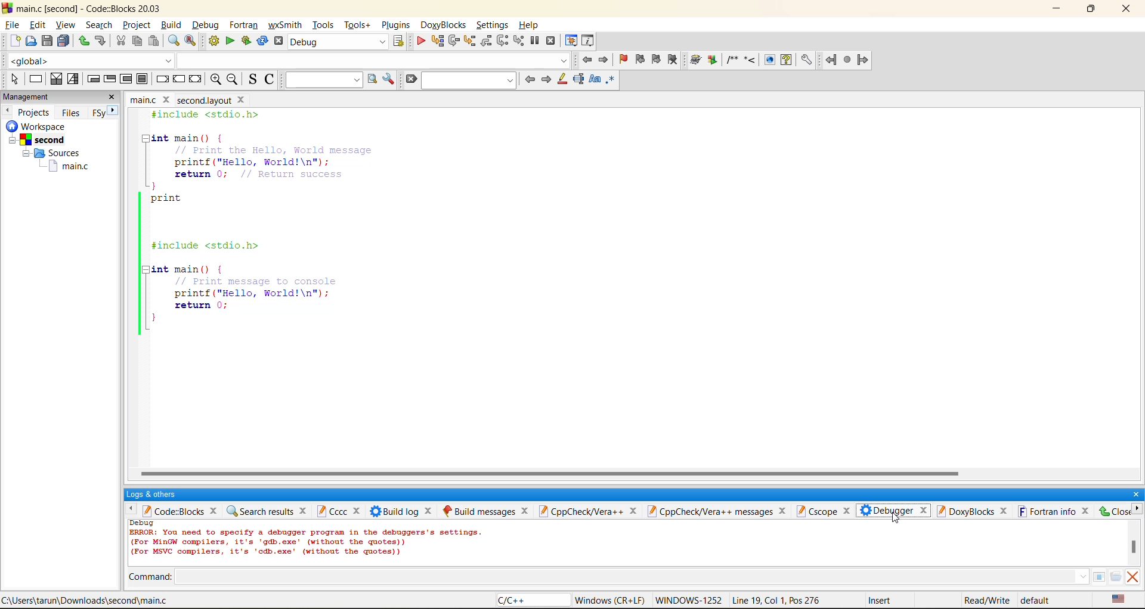 The height and width of the screenshot is (609, 1145). What do you see at coordinates (231, 42) in the screenshot?
I see `run` at bounding box center [231, 42].